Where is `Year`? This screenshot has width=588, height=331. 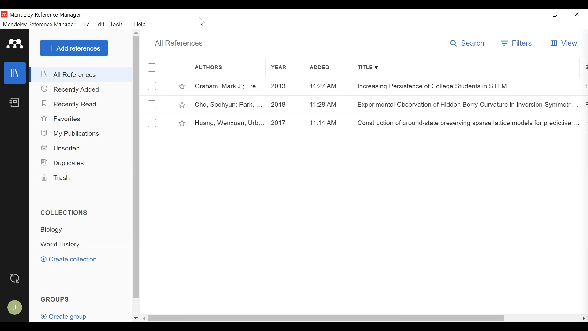
Year is located at coordinates (285, 123).